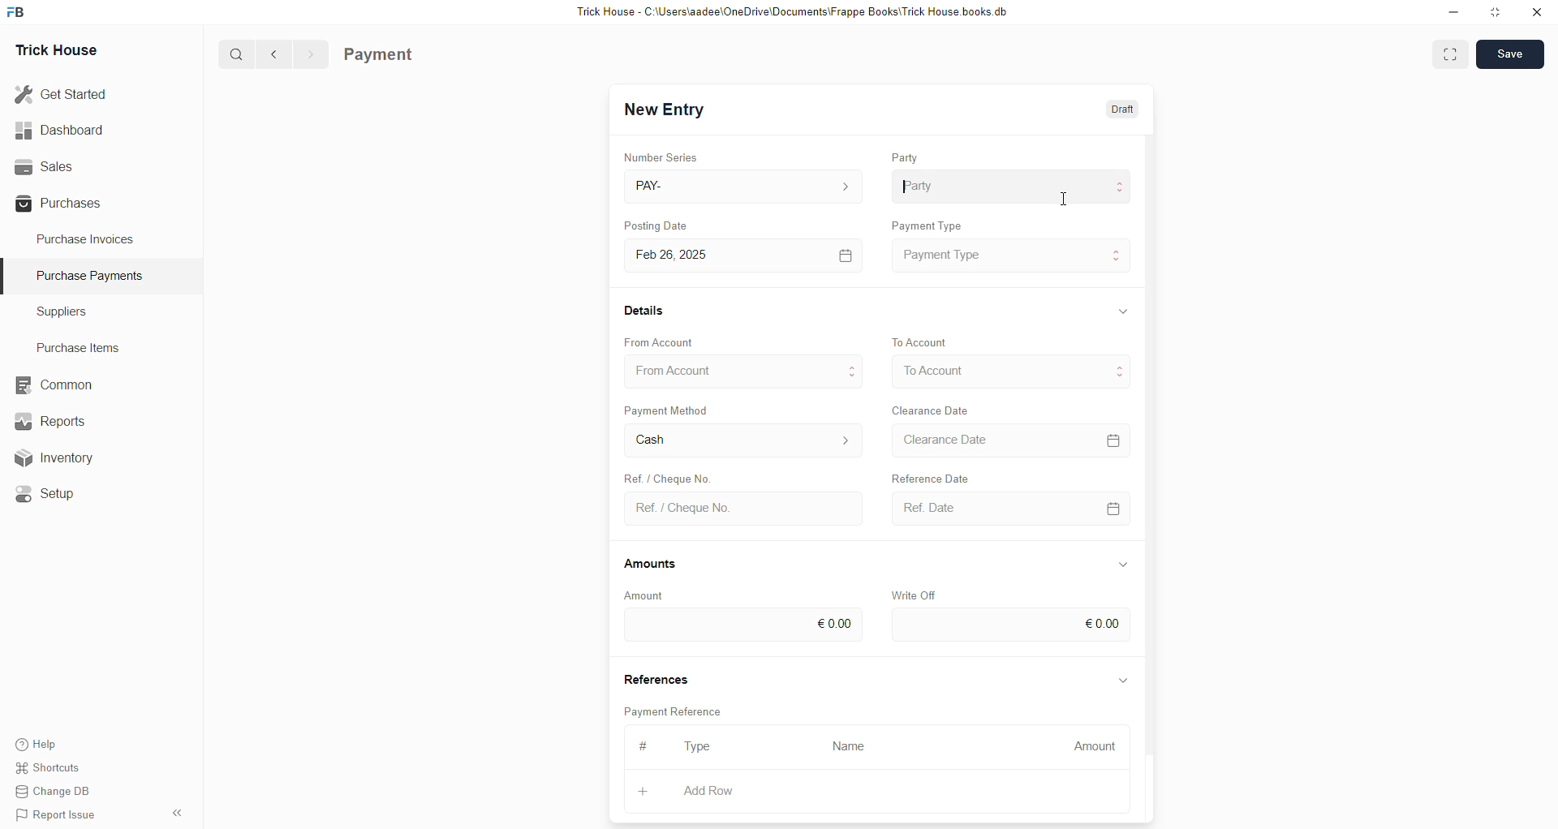 The width and height of the screenshot is (1558, 829). Describe the element at coordinates (665, 111) in the screenshot. I see `New Entry` at that location.